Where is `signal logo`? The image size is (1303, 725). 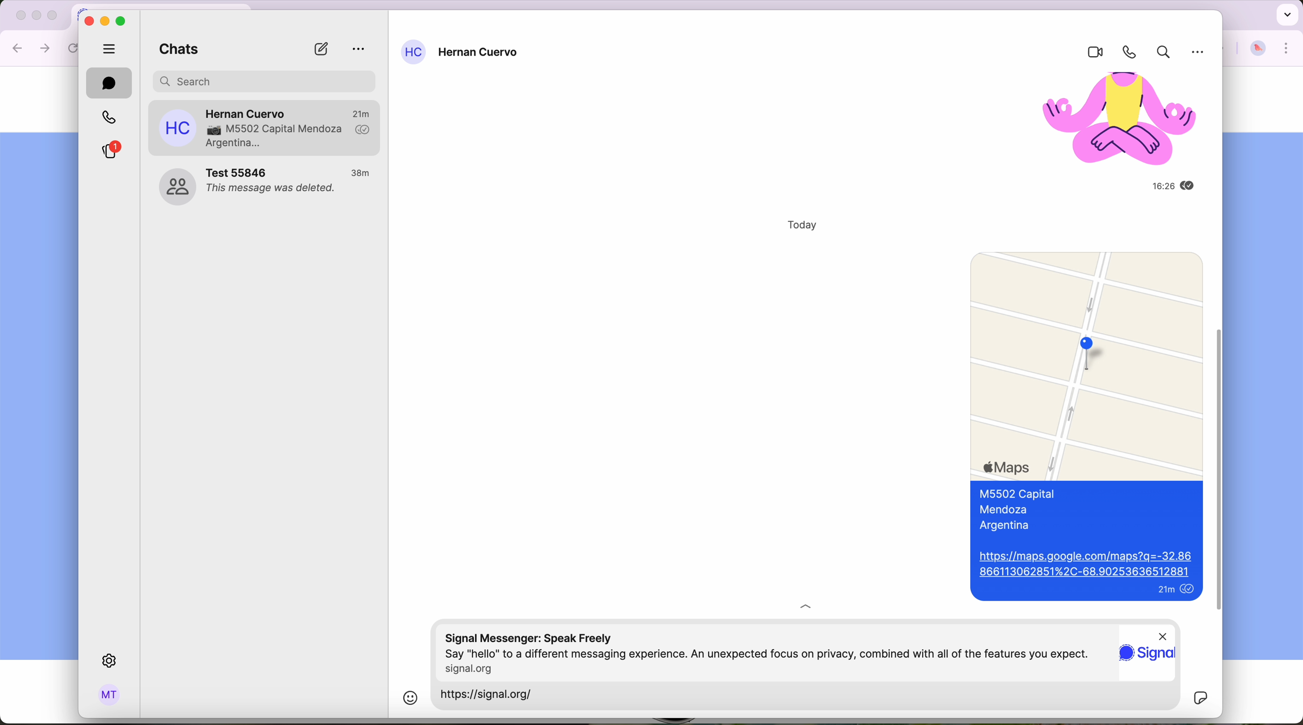
signal logo is located at coordinates (1148, 658).